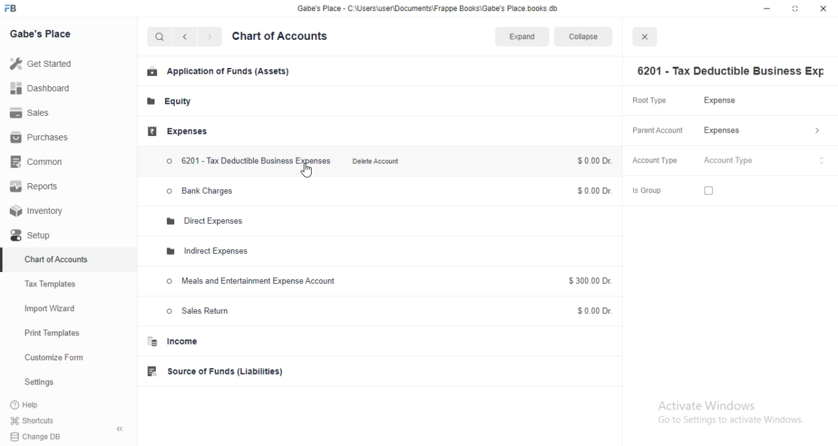  I want to click on Application of Funds (Assets), so click(217, 73).